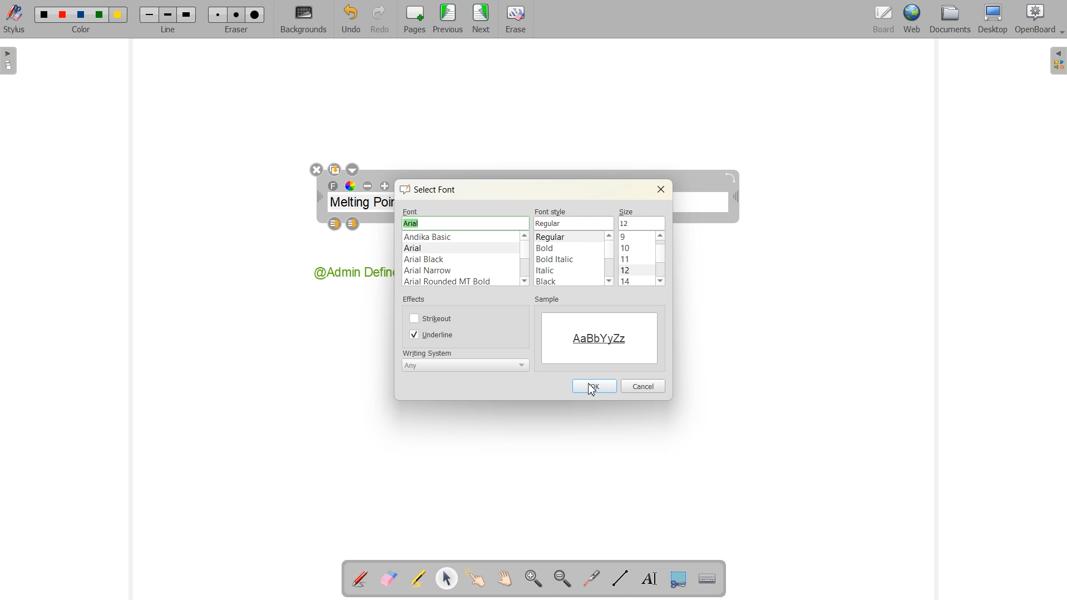 The width and height of the screenshot is (1067, 600). Describe the element at coordinates (83, 20) in the screenshot. I see `Color` at that location.